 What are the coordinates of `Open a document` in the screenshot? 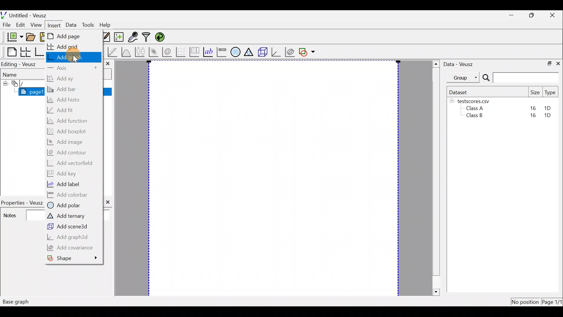 It's located at (30, 36).